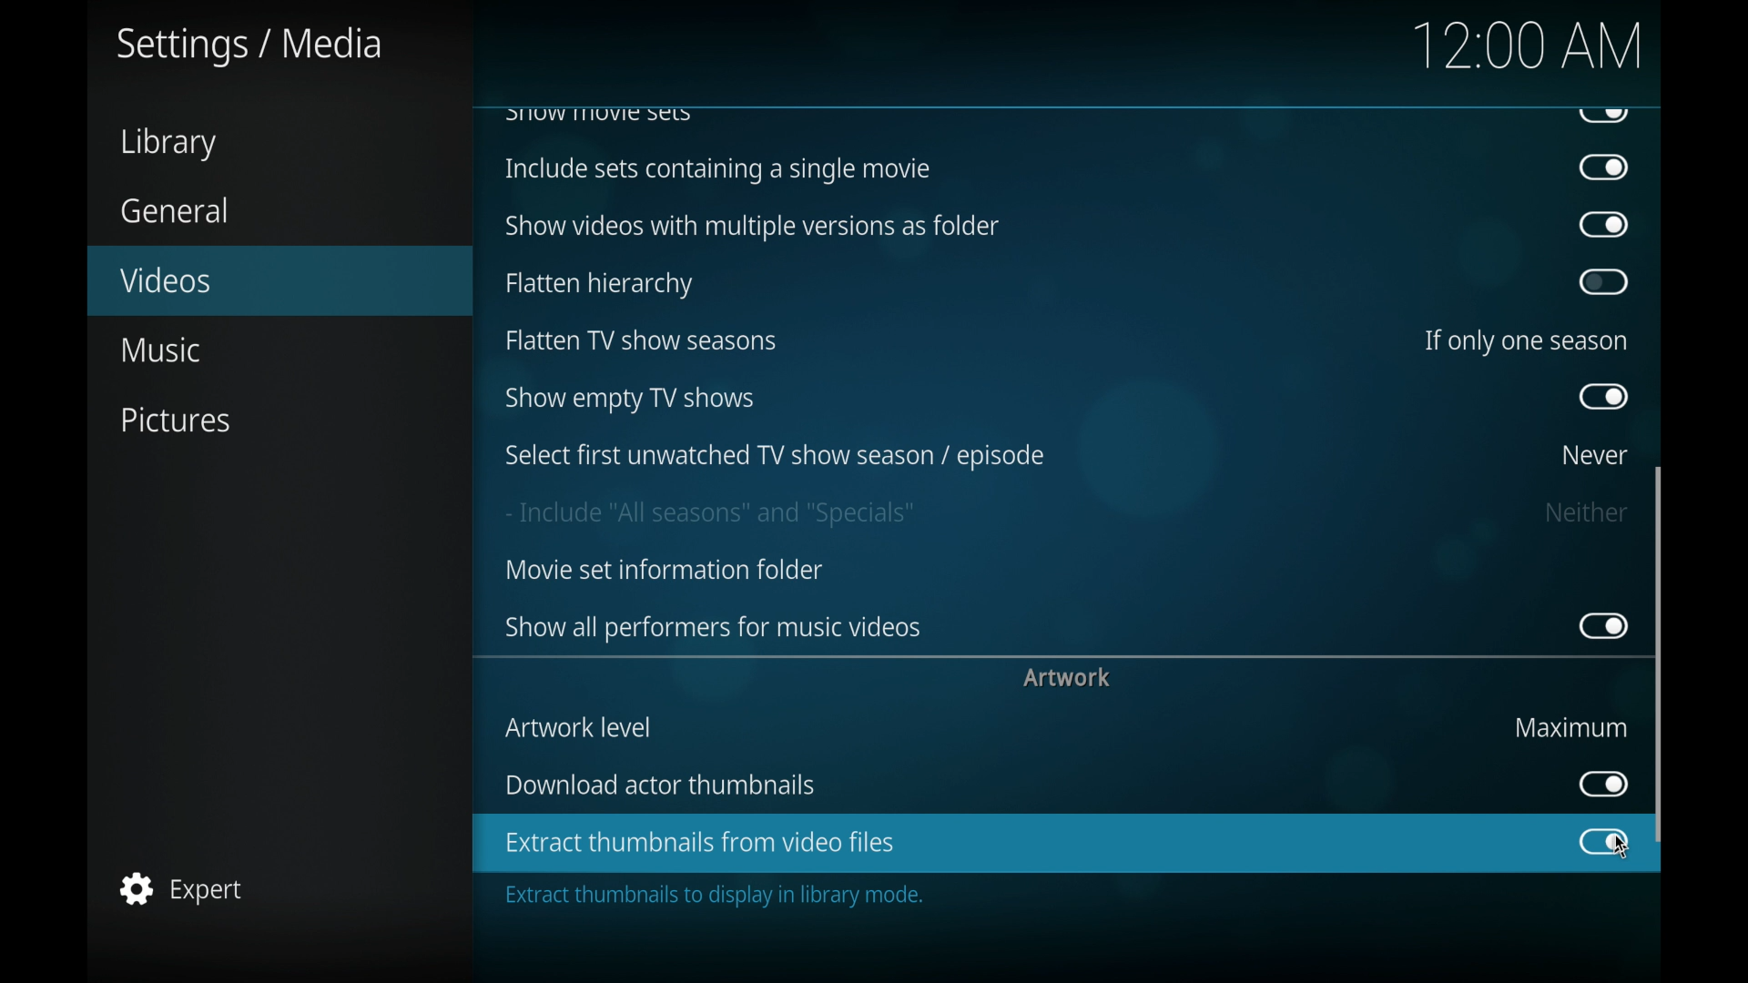 The height and width of the screenshot is (983, 1748). Describe the element at coordinates (660, 785) in the screenshot. I see `download actor thumbnails` at that location.